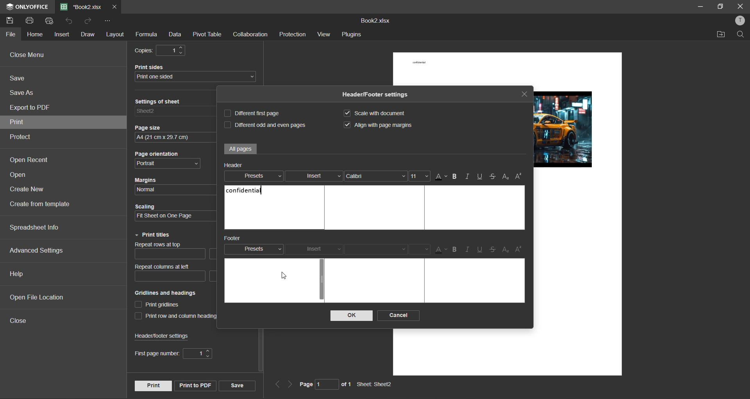 The image size is (750, 399). What do you see at coordinates (468, 250) in the screenshot?
I see `italic` at bounding box center [468, 250].